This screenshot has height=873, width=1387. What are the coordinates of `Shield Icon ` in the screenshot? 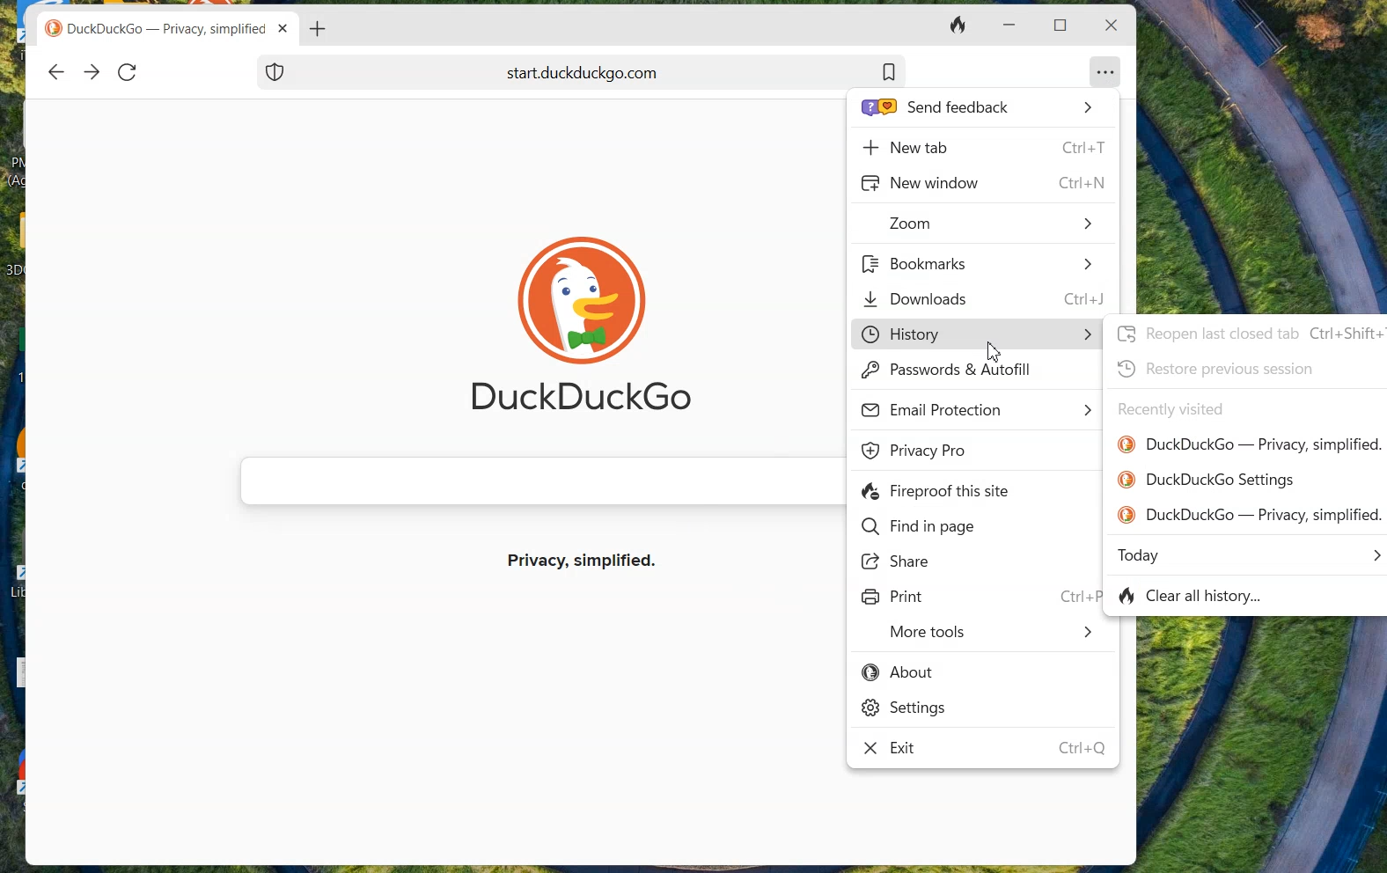 It's located at (275, 71).